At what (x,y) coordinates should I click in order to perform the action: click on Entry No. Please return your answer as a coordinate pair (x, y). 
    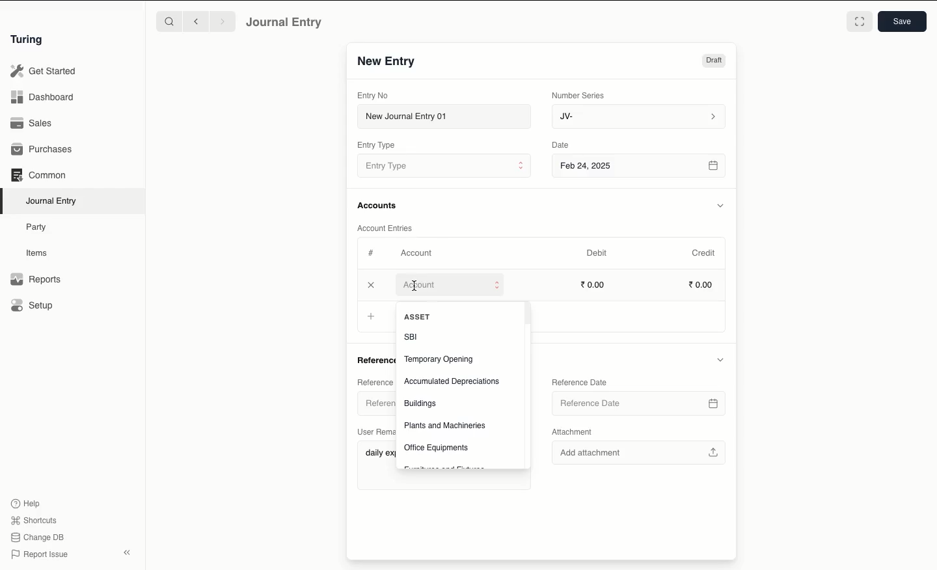
    Looking at the image, I should click on (373, 96).